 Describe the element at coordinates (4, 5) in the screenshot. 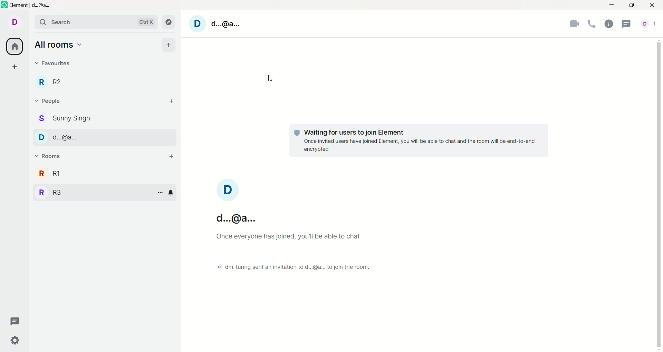

I see `Element logo` at that location.